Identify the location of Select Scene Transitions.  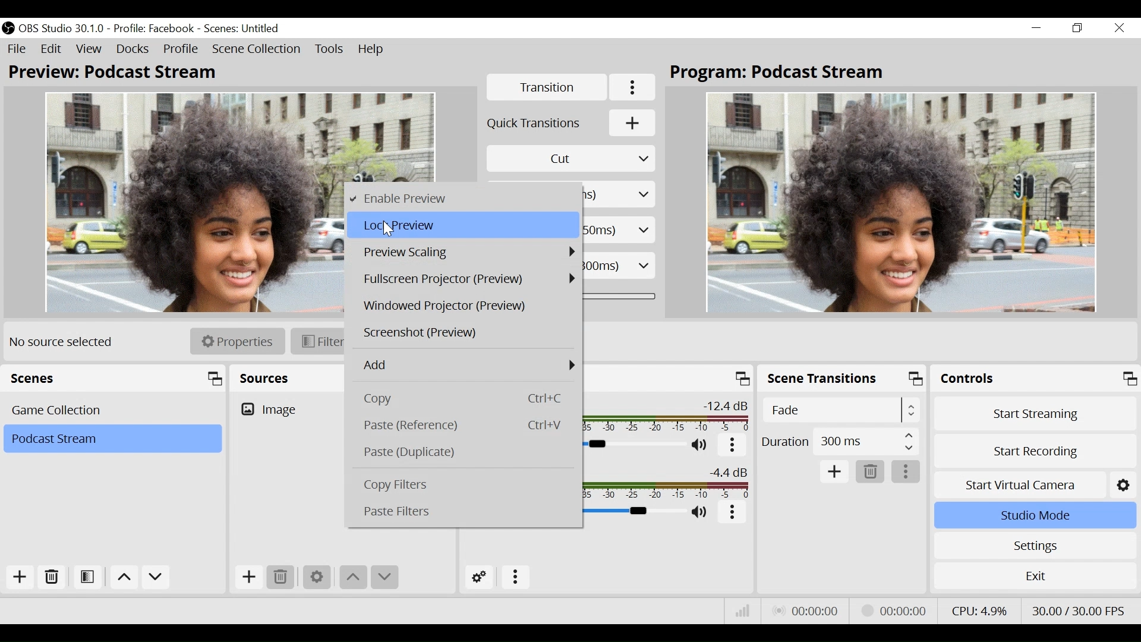
(843, 410).